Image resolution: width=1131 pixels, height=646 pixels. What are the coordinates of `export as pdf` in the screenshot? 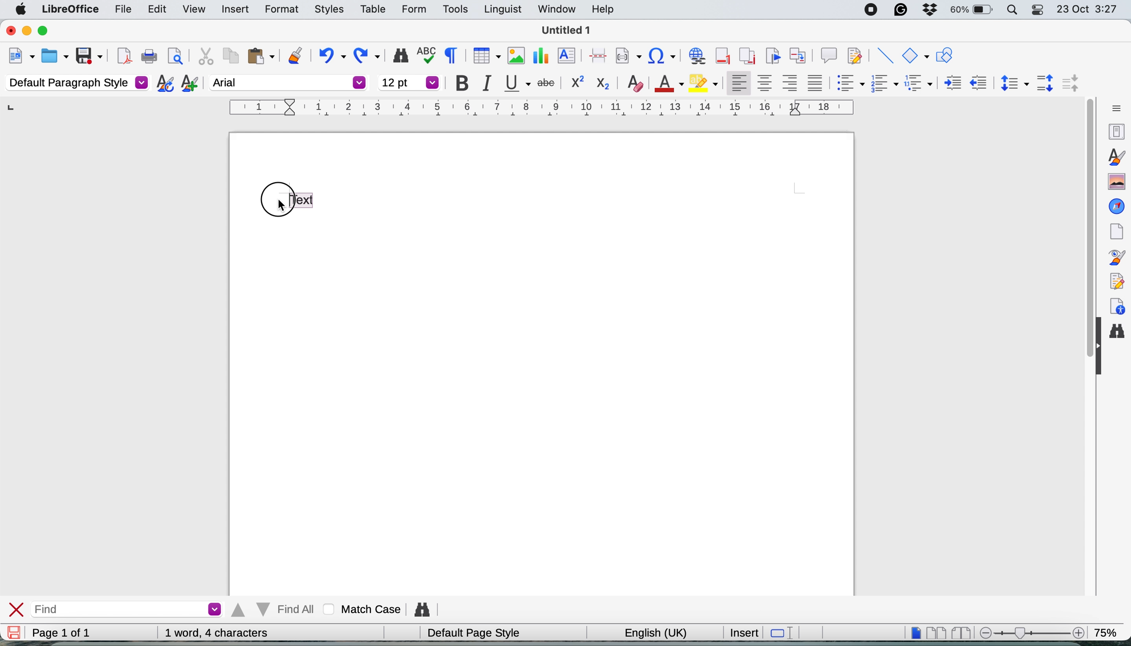 It's located at (121, 57).